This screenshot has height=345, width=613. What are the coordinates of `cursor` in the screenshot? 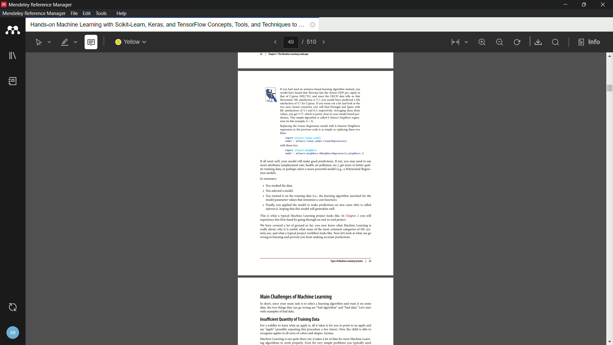 It's located at (271, 94).